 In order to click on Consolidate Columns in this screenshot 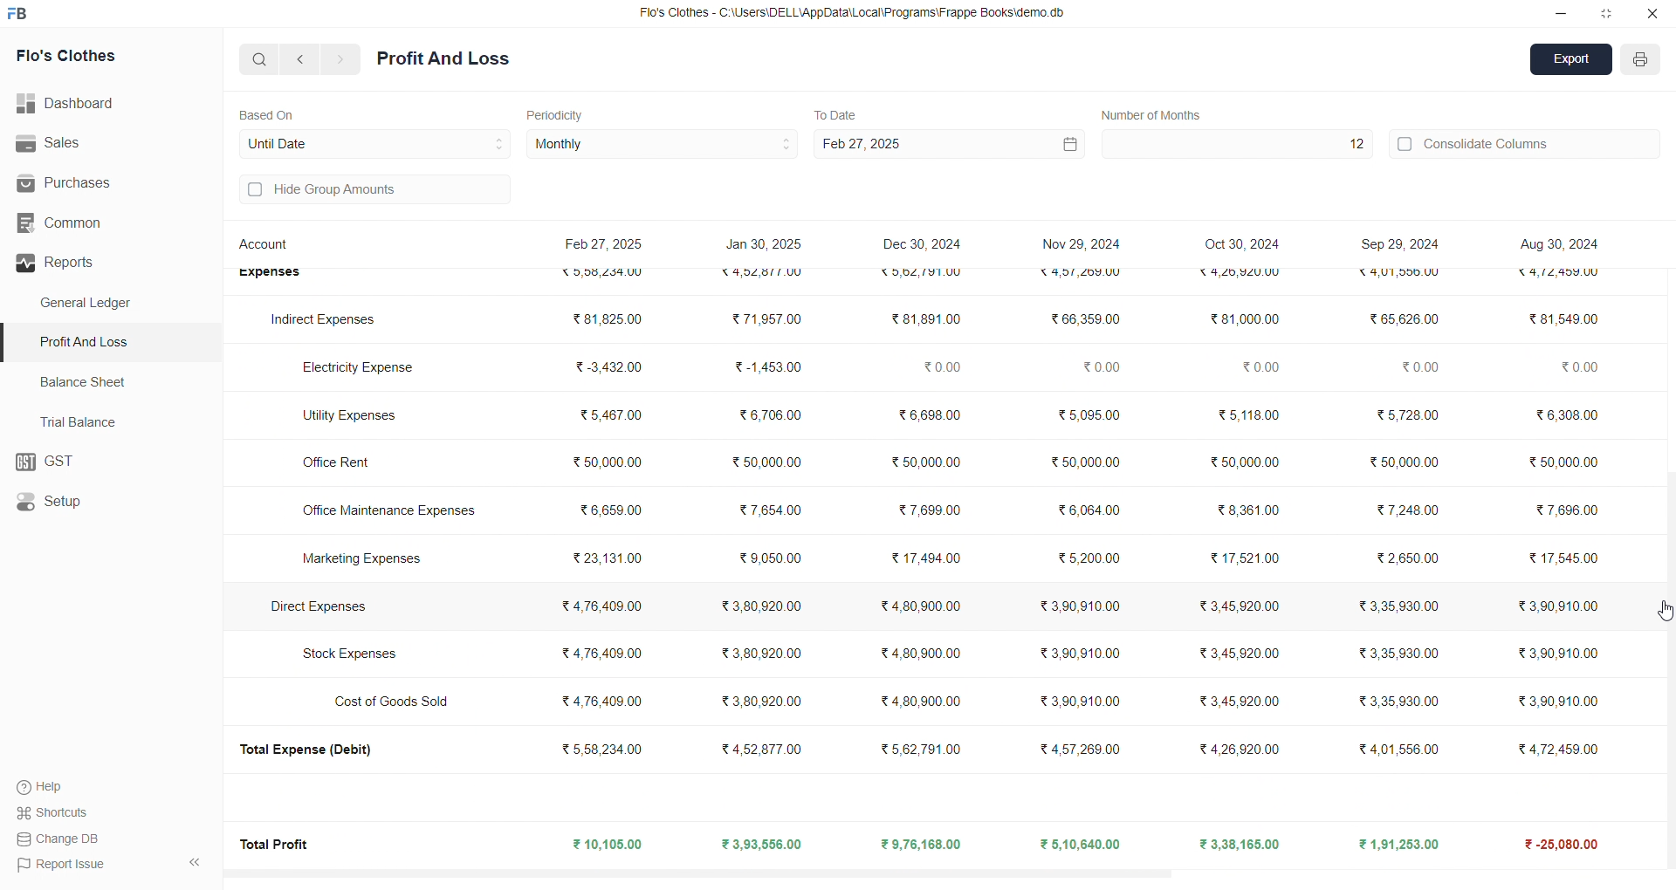, I will do `click(1526, 141)`.